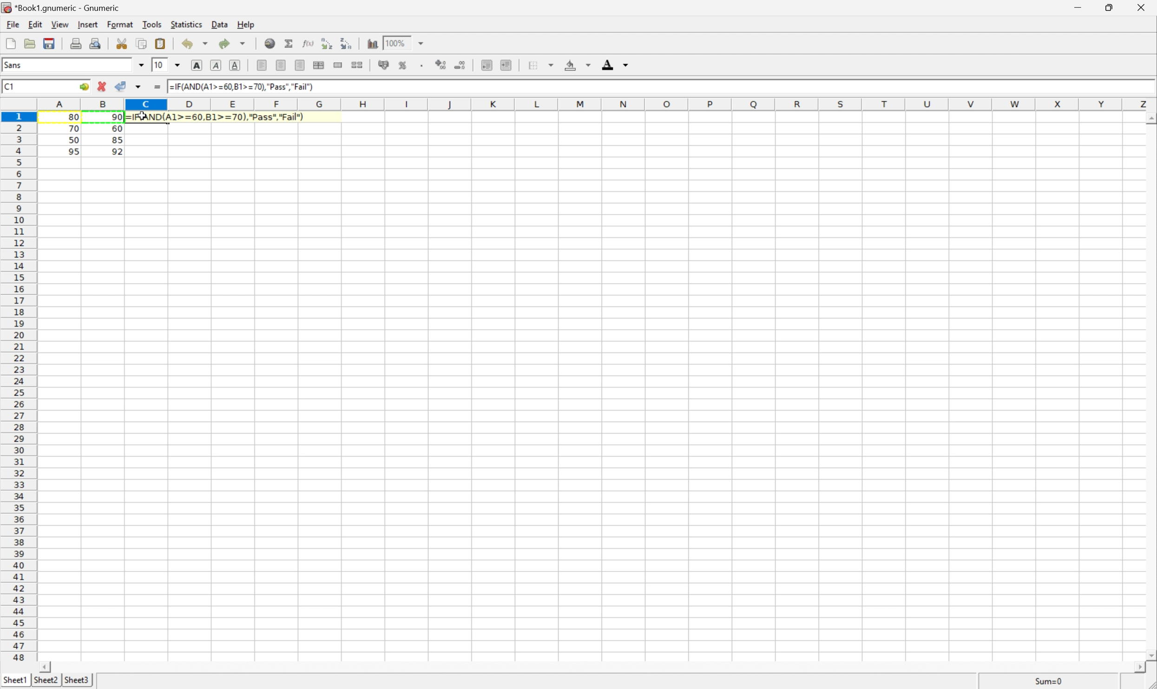 This screenshot has height=689, width=1157. Describe the element at coordinates (370, 43) in the screenshot. I see `Chart` at that location.